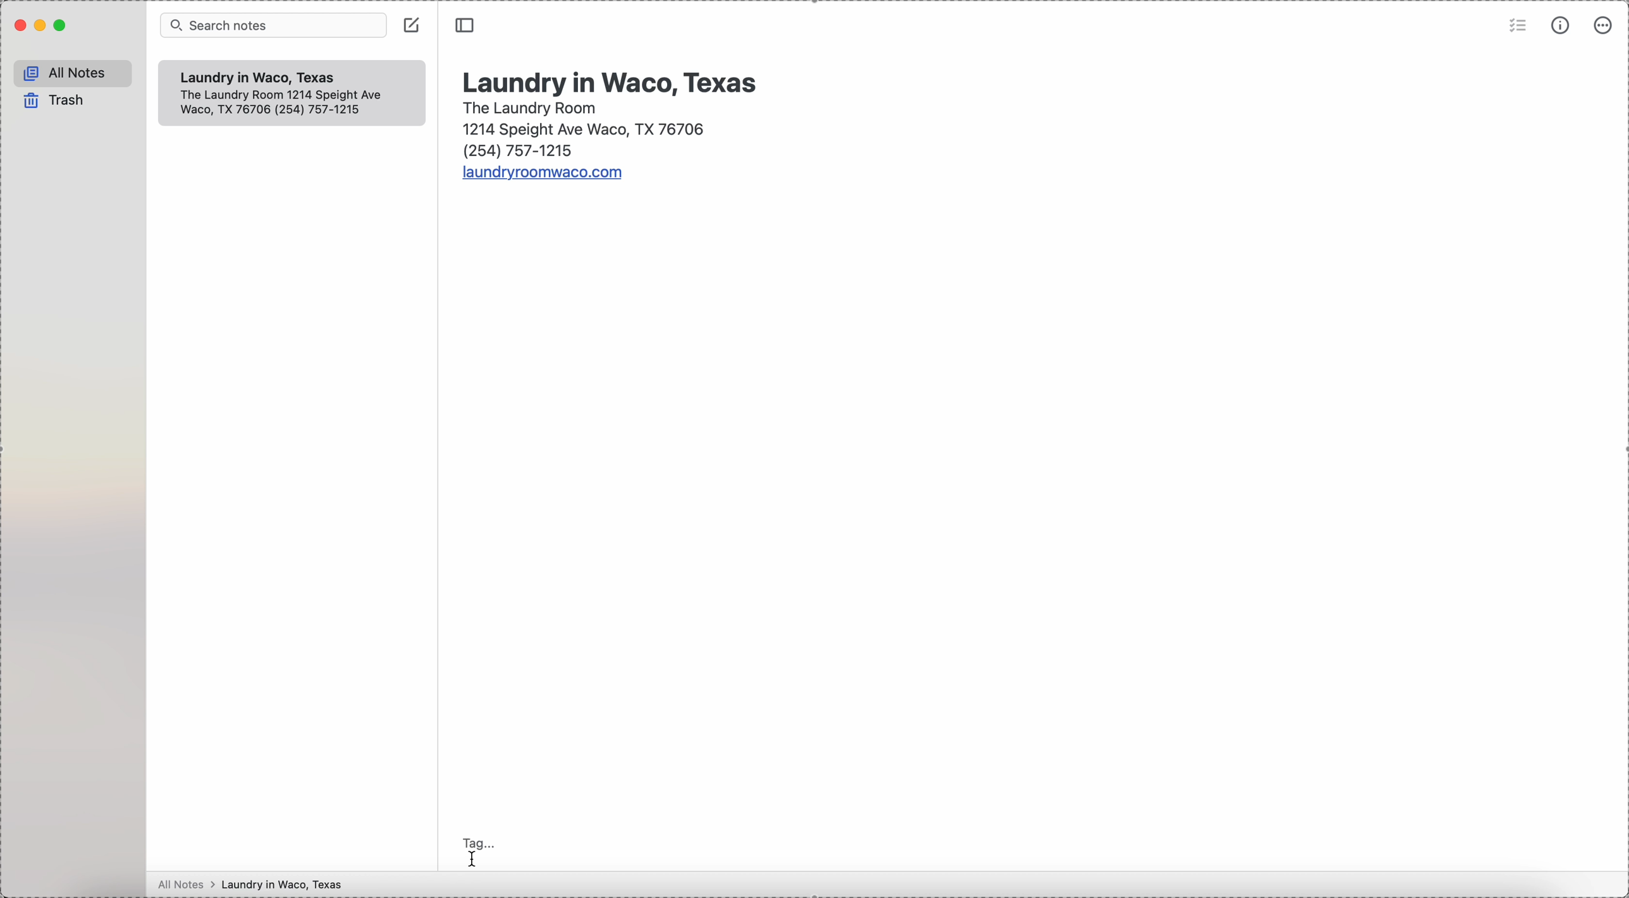 Image resolution: width=1629 pixels, height=898 pixels. What do you see at coordinates (54, 100) in the screenshot?
I see `trash` at bounding box center [54, 100].